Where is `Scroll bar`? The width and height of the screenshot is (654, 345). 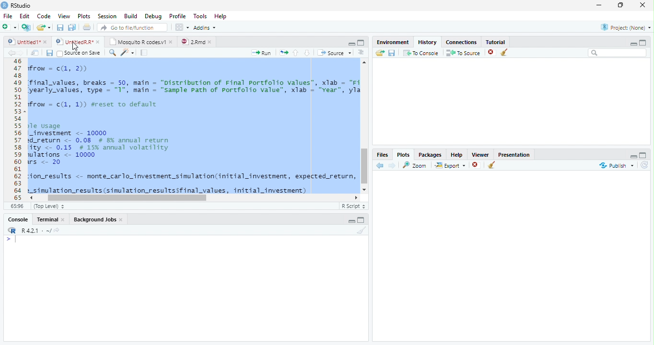
Scroll bar is located at coordinates (129, 197).